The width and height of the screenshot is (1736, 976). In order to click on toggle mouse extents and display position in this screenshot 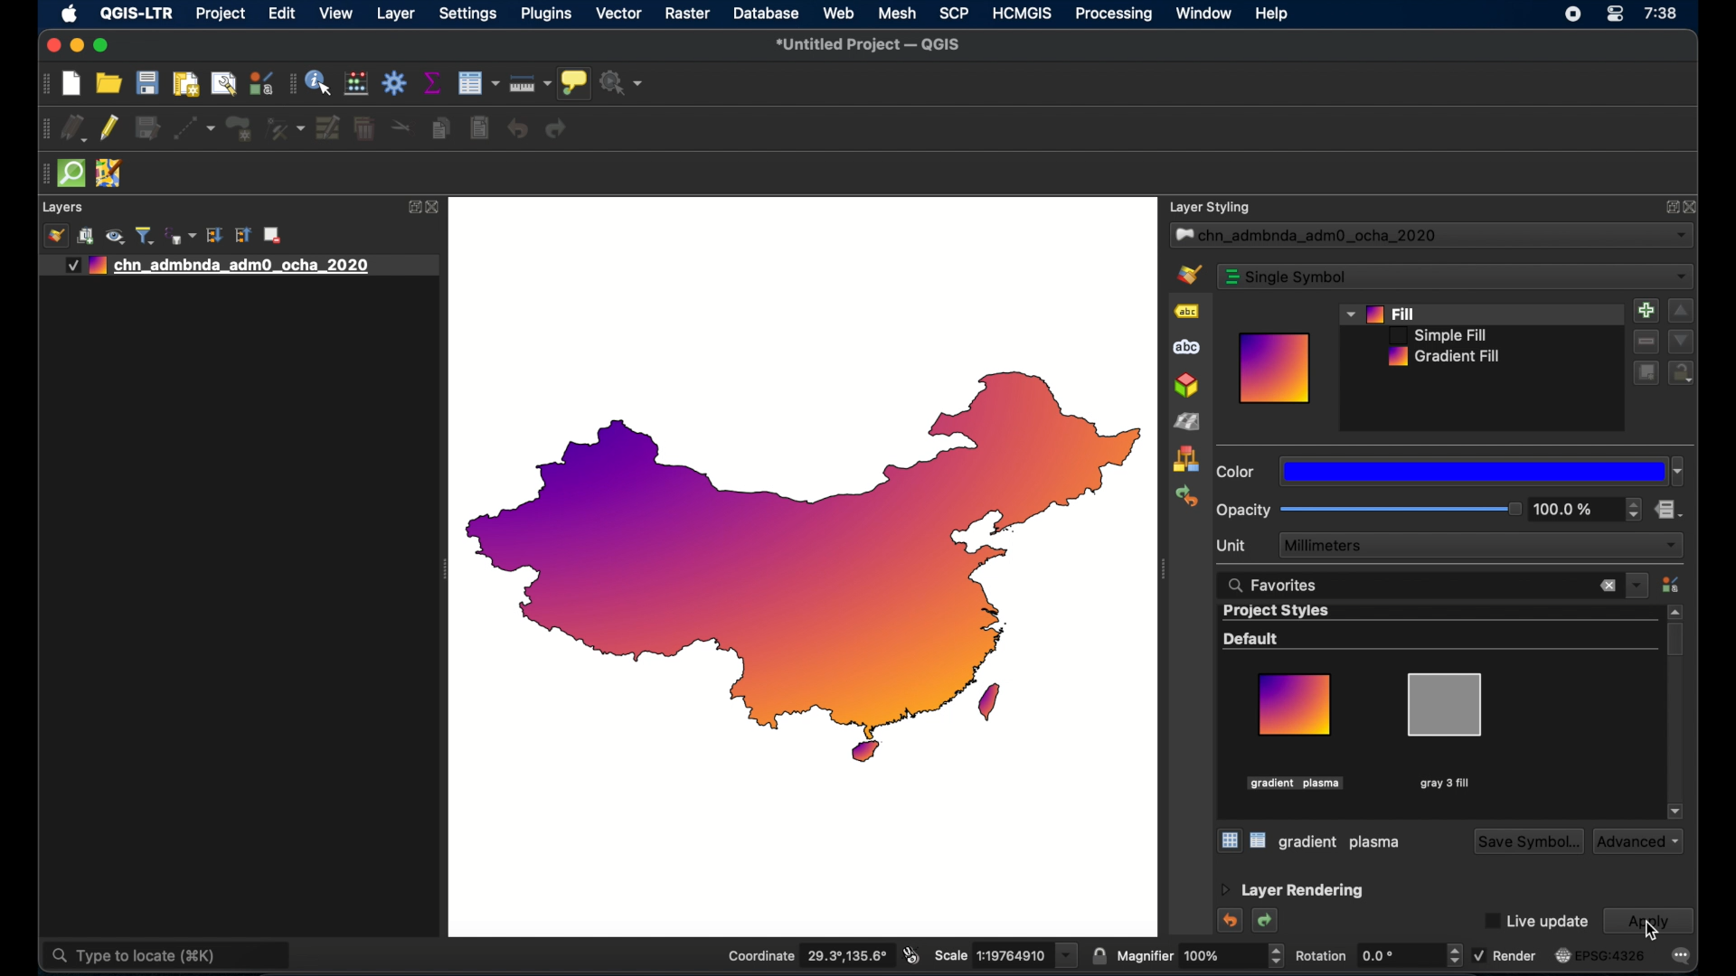, I will do `click(912, 954)`.